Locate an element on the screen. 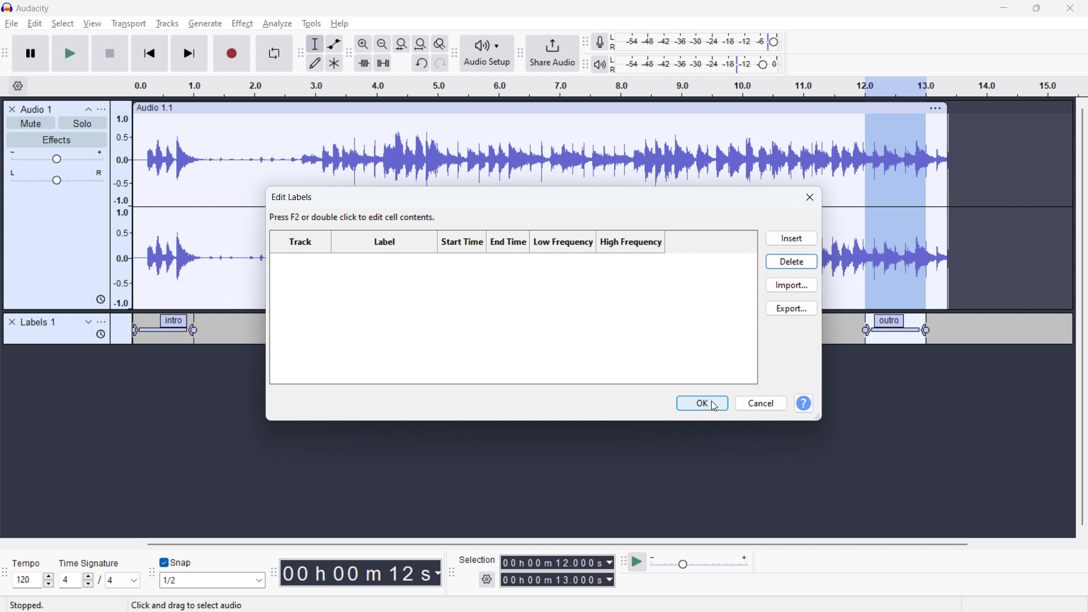 Image resolution: width=1088 pixels, height=612 pixels. remove is located at coordinates (12, 322).